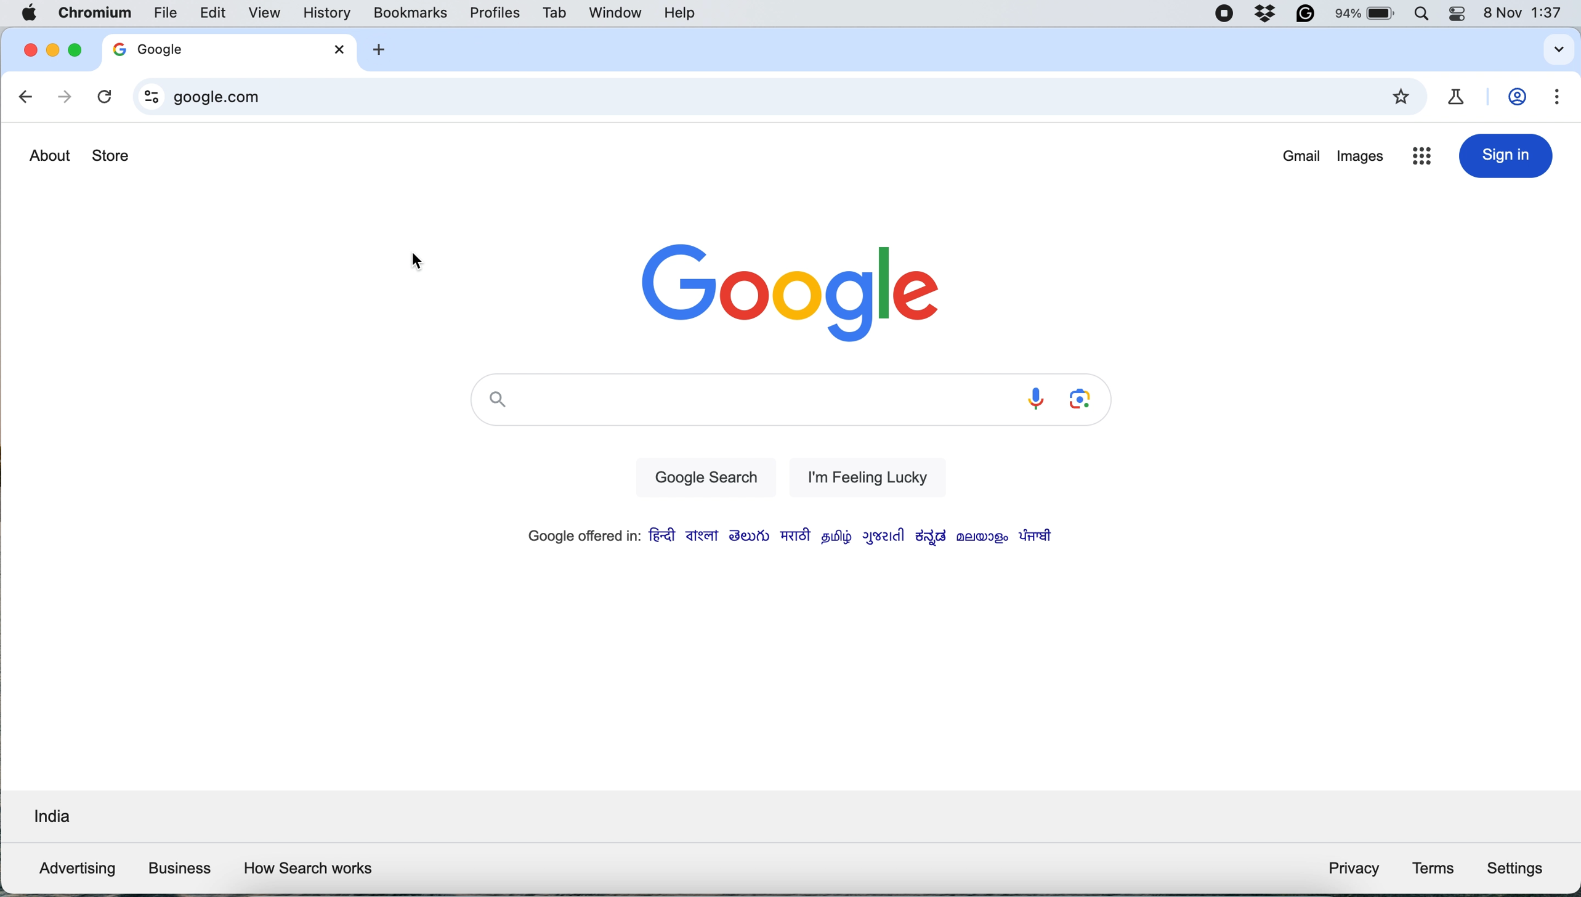 The height and width of the screenshot is (897, 1581). I want to click on minimise, so click(51, 53).